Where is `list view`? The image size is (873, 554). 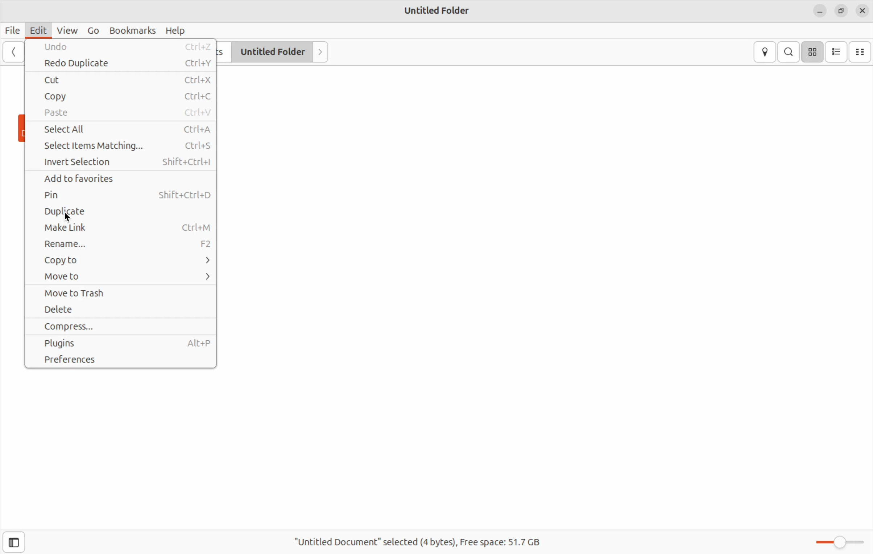
list view is located at coordinates (837, 52).